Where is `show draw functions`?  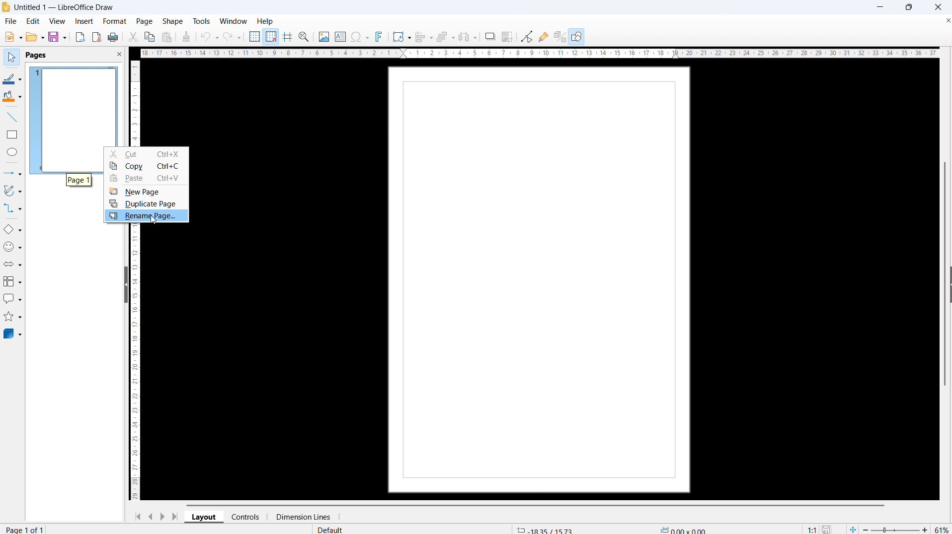 show draw functions is located at coordinates (577, 37).